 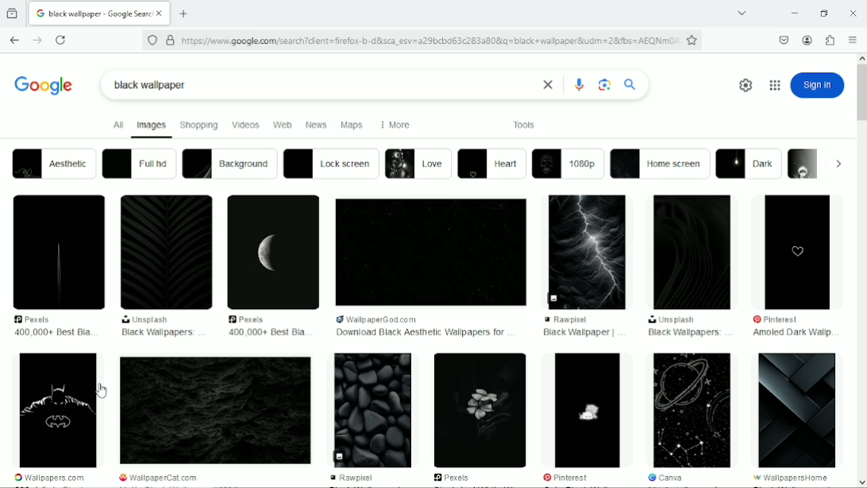 I want to click on sign in, so click(x=818, y=85).